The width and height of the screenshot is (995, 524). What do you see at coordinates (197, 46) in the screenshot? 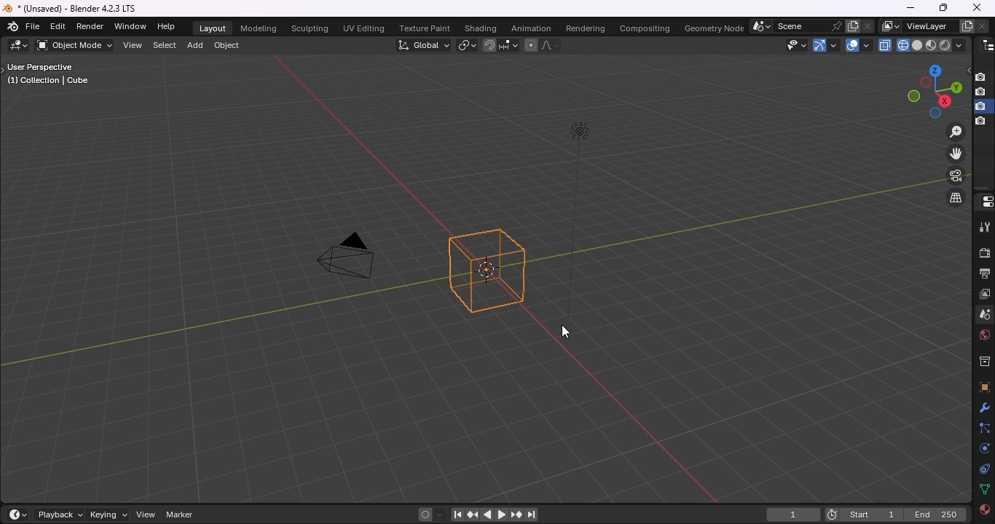
I see `add` at bounding box center [197, 46].